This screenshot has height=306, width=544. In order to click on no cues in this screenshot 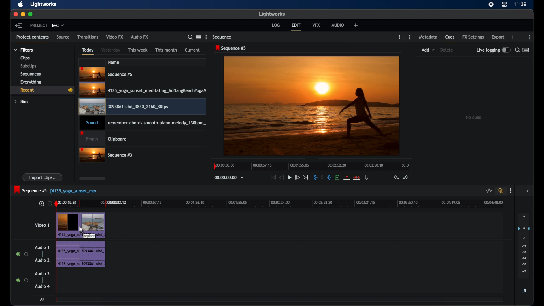, I will do `click(474, 117)`.